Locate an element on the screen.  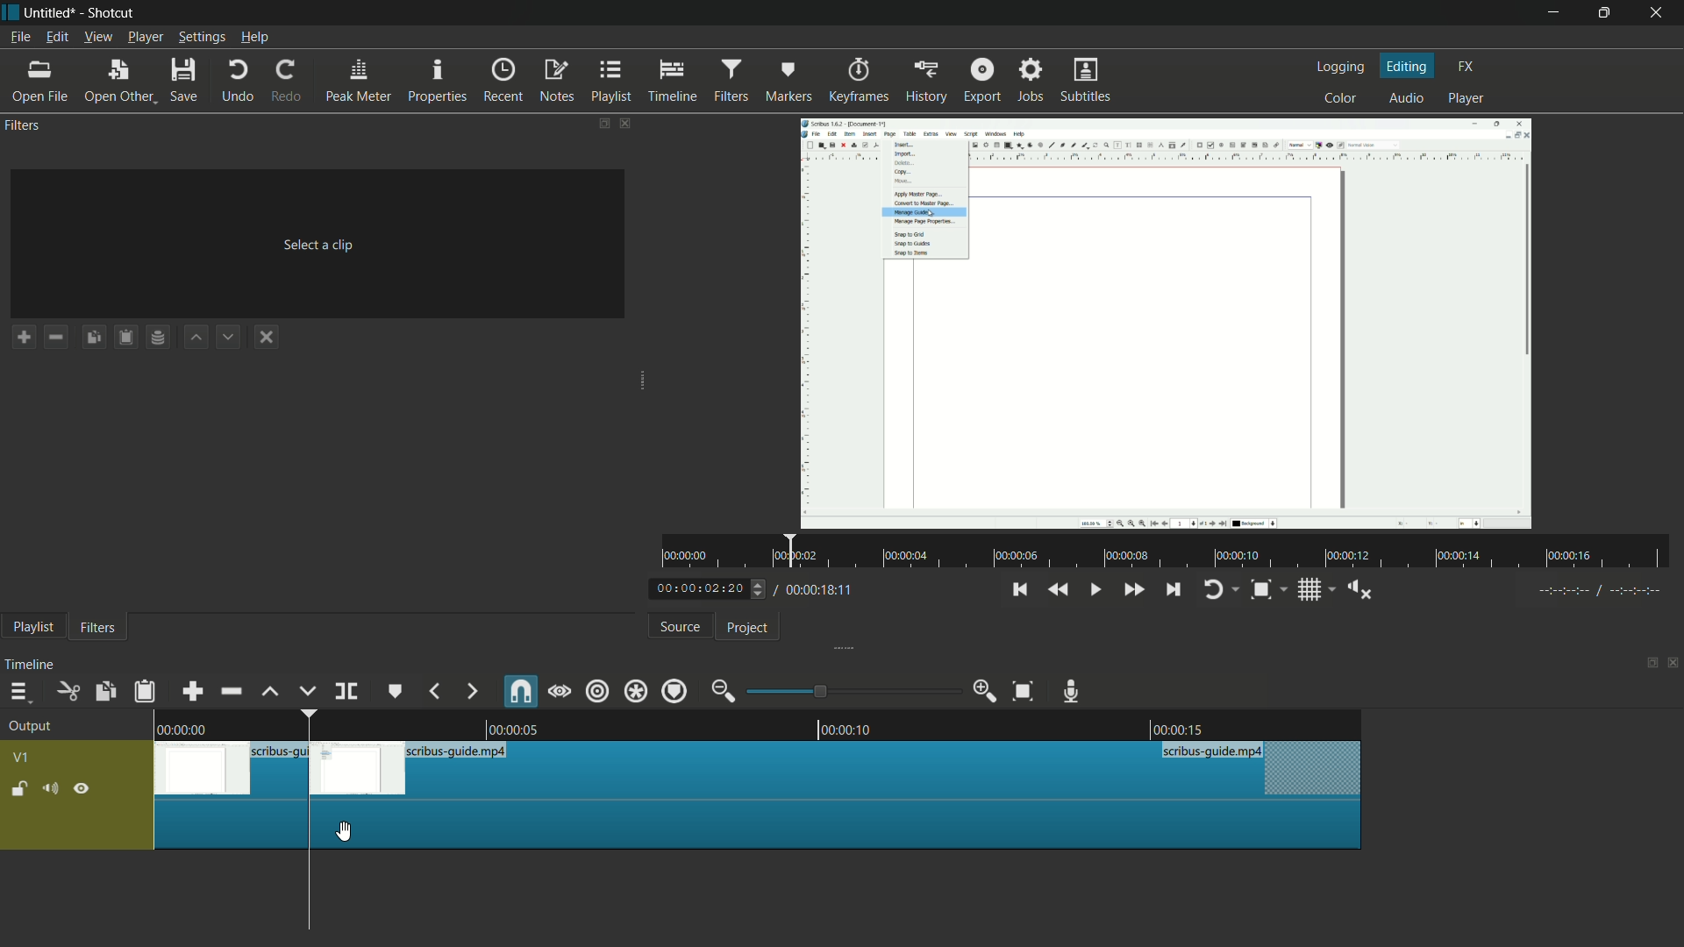
minimize is located at coordinates (1554, 13).